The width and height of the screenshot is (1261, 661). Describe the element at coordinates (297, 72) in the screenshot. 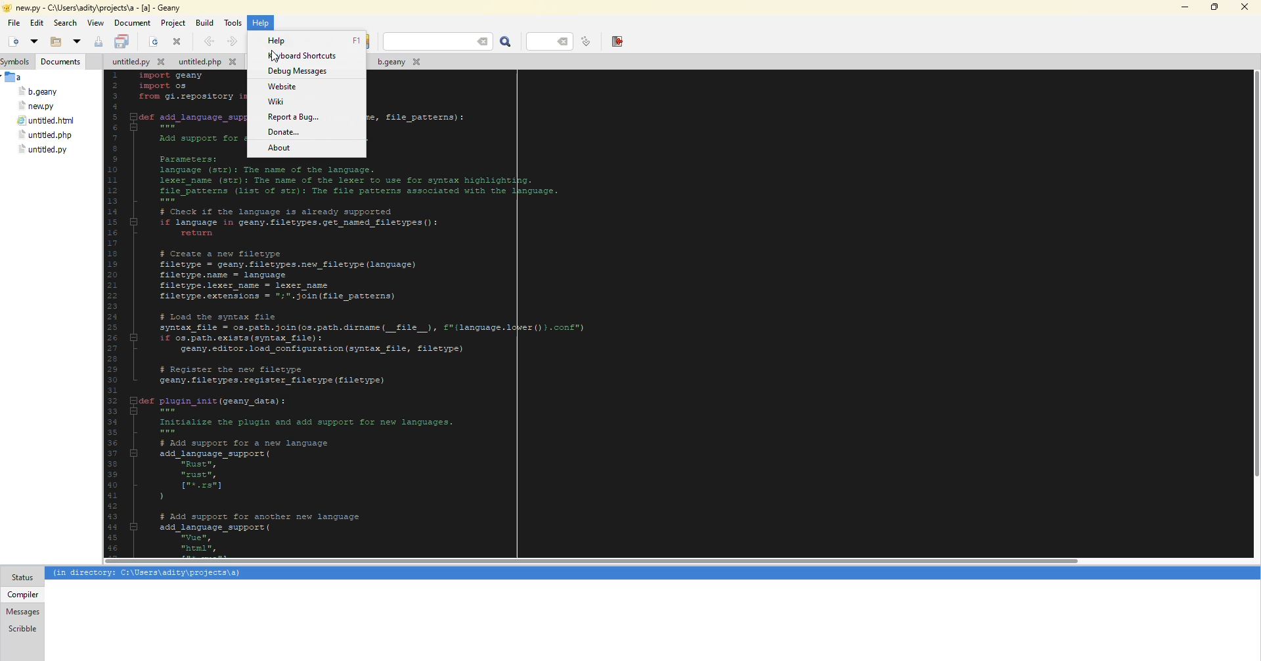

I see `debug messages` at that location.